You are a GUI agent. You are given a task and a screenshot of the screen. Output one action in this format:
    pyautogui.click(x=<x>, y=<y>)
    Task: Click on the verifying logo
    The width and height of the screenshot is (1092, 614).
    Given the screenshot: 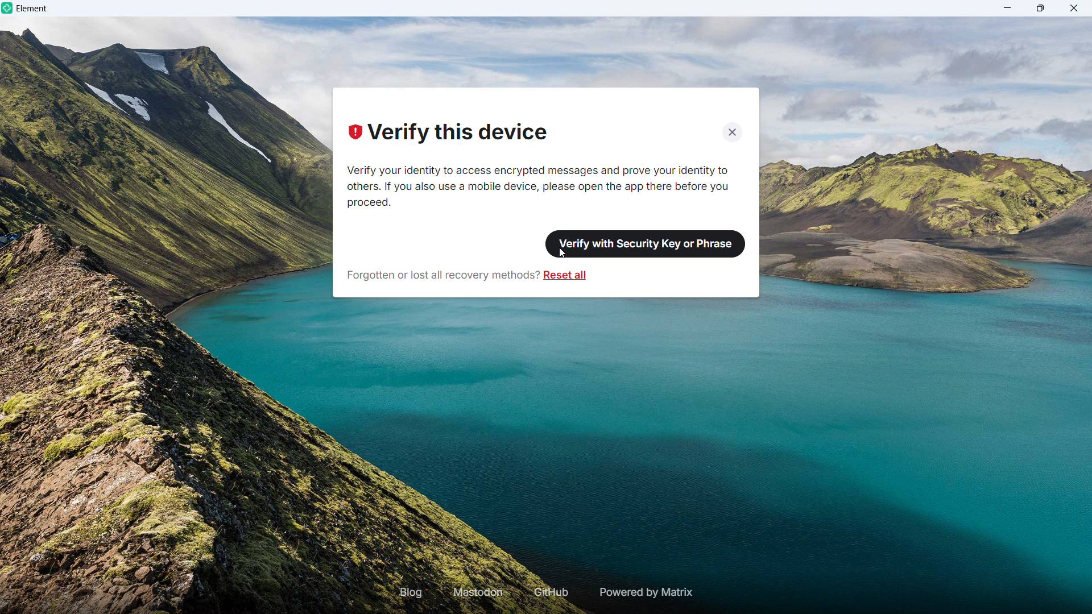 What is the action you would take?
    pyautogui.click(x=354, y=132)
    